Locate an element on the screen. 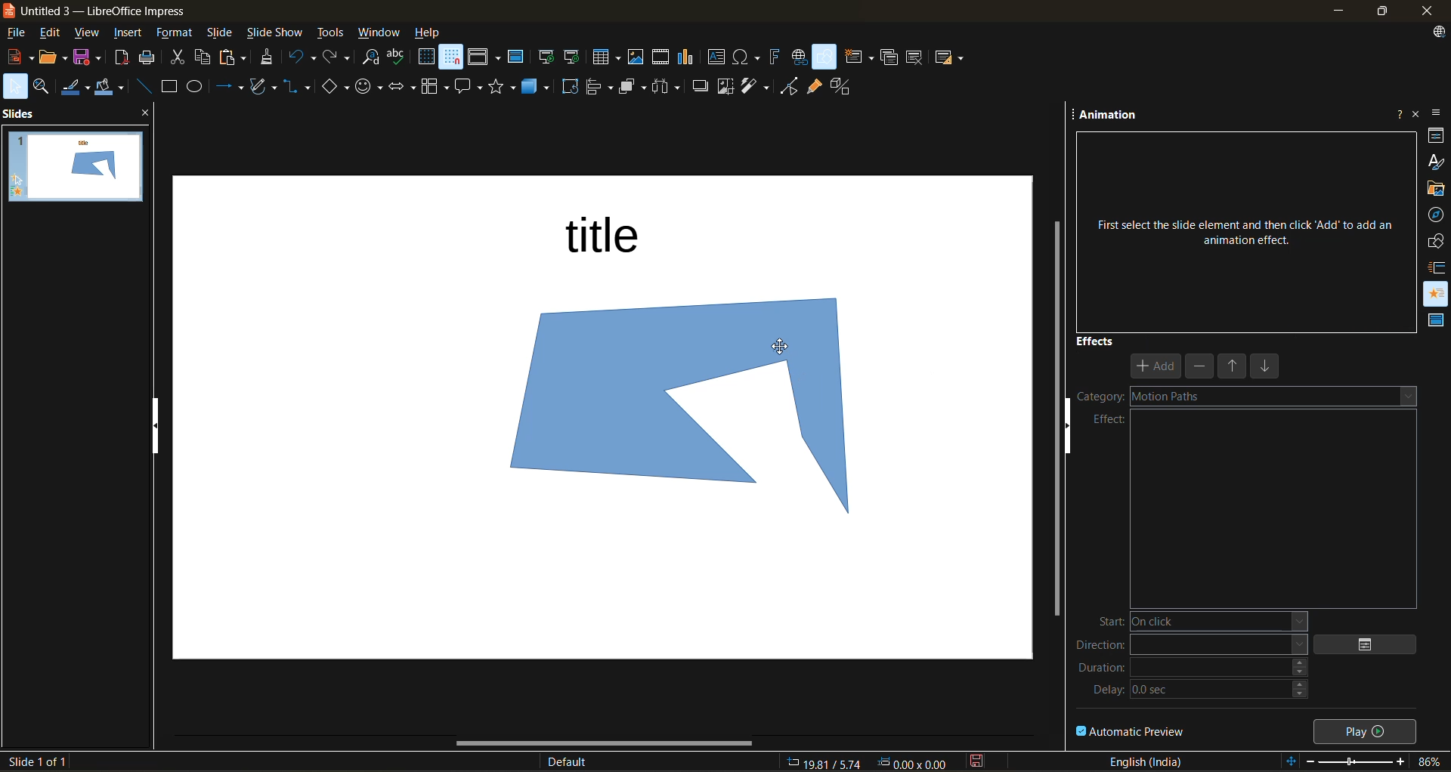 The image size is (1451, 772). select is located at coordinates (17, 86).